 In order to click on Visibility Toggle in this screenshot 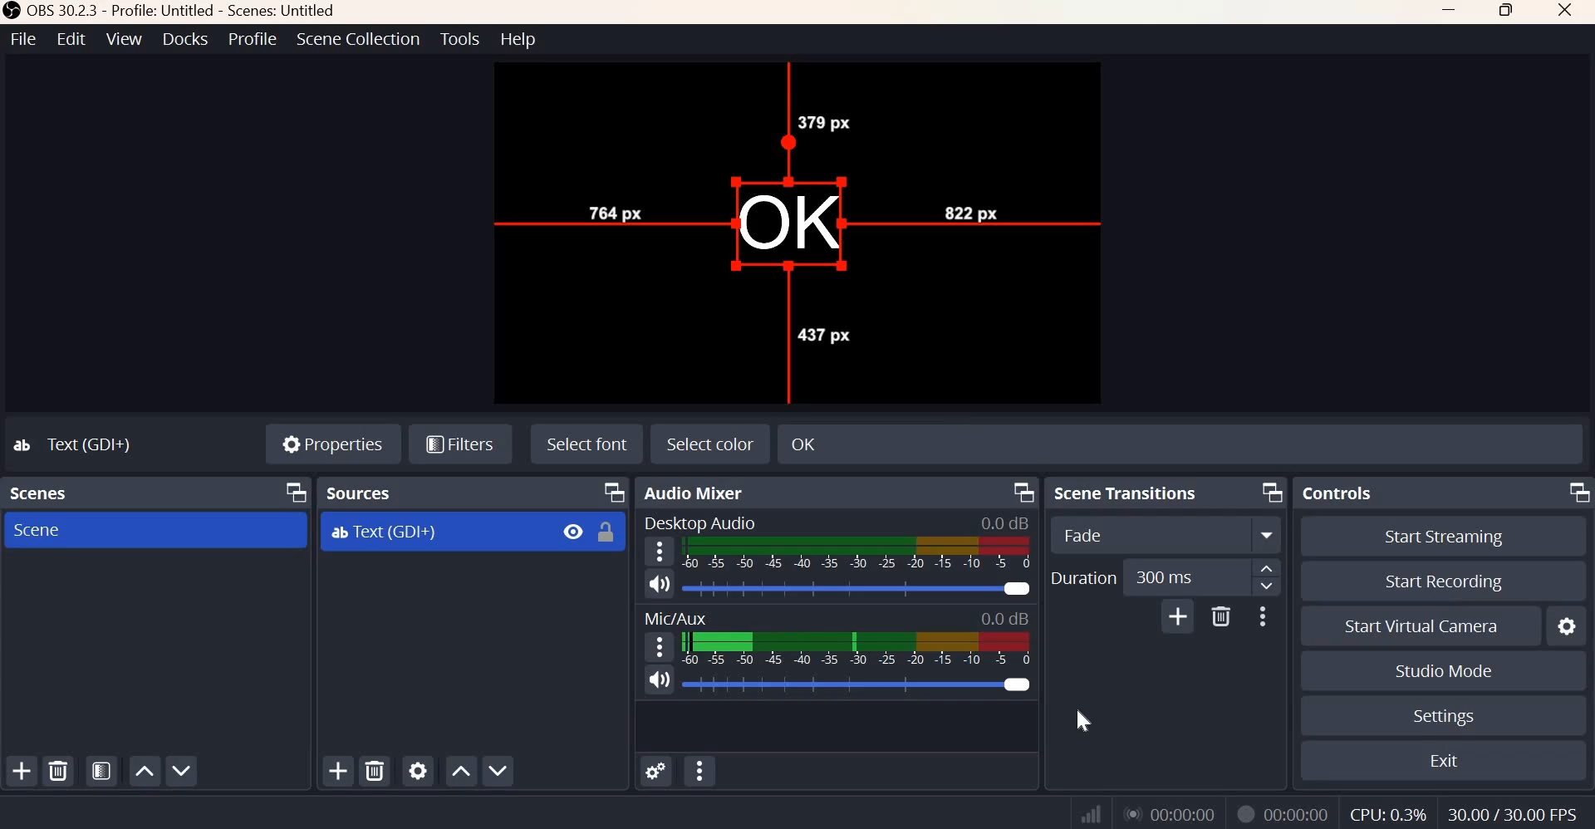, I will do `click(573, 532)`.